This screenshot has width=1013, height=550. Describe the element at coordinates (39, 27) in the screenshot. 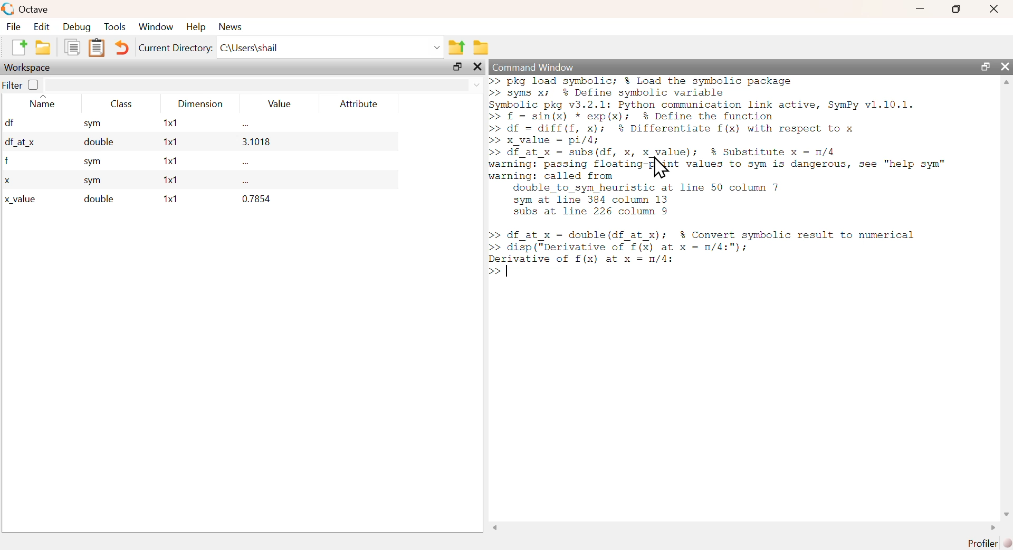

I see `Edit` at that location.